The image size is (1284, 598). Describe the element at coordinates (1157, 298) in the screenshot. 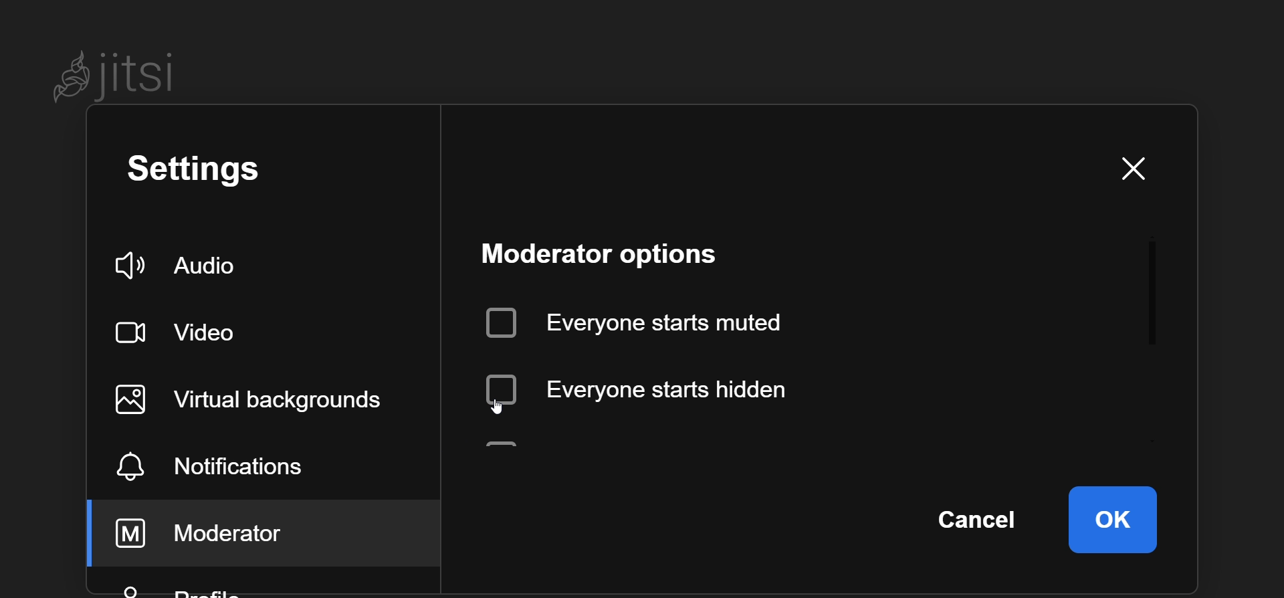

I see `scroll bar` at that location.